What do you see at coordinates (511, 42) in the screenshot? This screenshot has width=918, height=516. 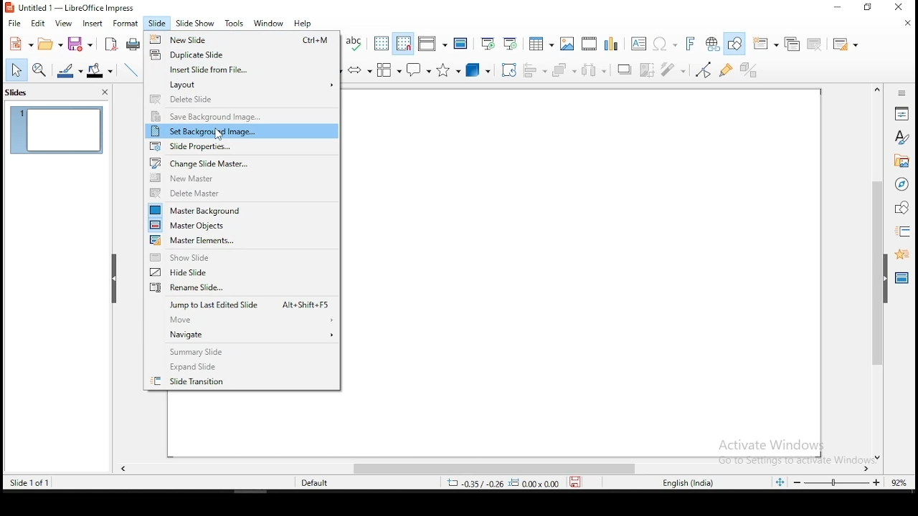 I see `start from current slide` at bounding box center [511, 42].